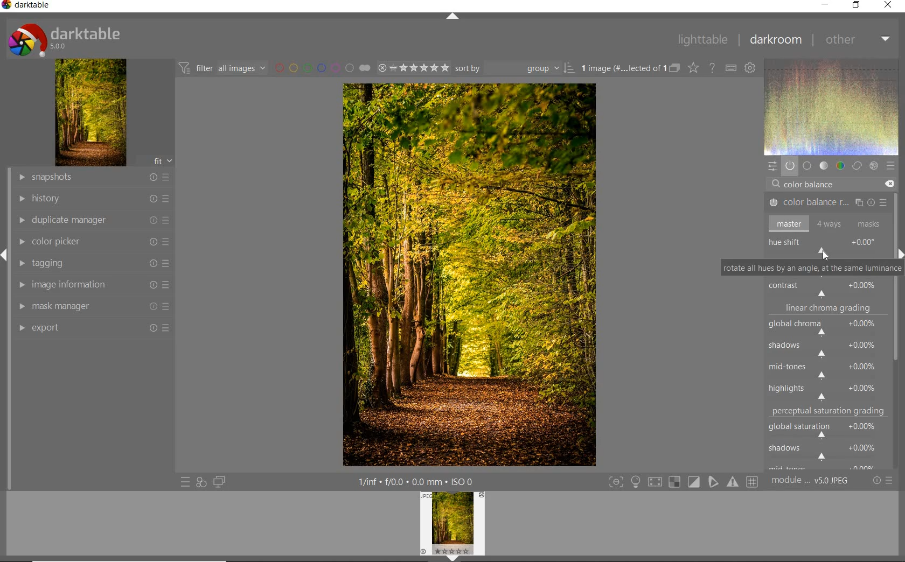 The width and height of the screenshot is (905, 562). Describe the element at coordinates (812, 185) in the screenshot. I see `COLOR BALANCE` at that location.